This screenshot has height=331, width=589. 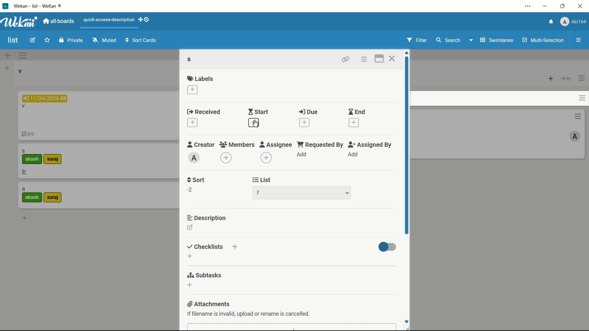 What do you see at coordinates (24, 151) in the screenshot?
I see `card name` at bounding box center [24, 151].